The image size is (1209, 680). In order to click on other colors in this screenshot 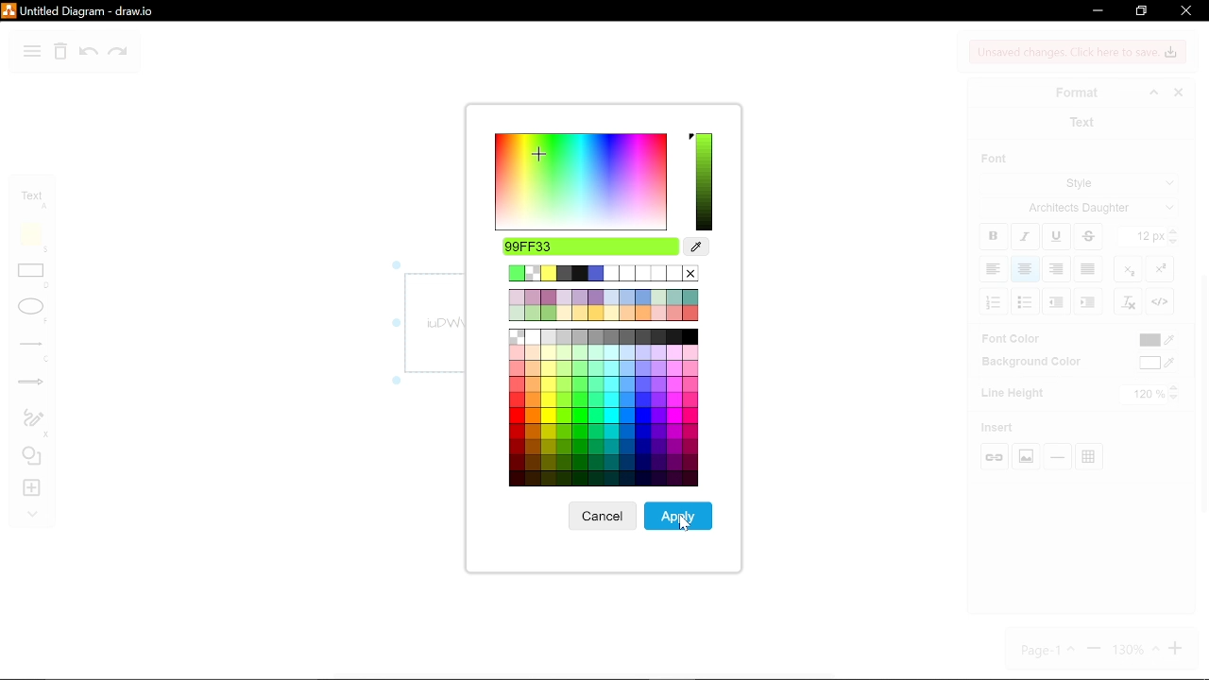, I will do `click(604, 305)`.